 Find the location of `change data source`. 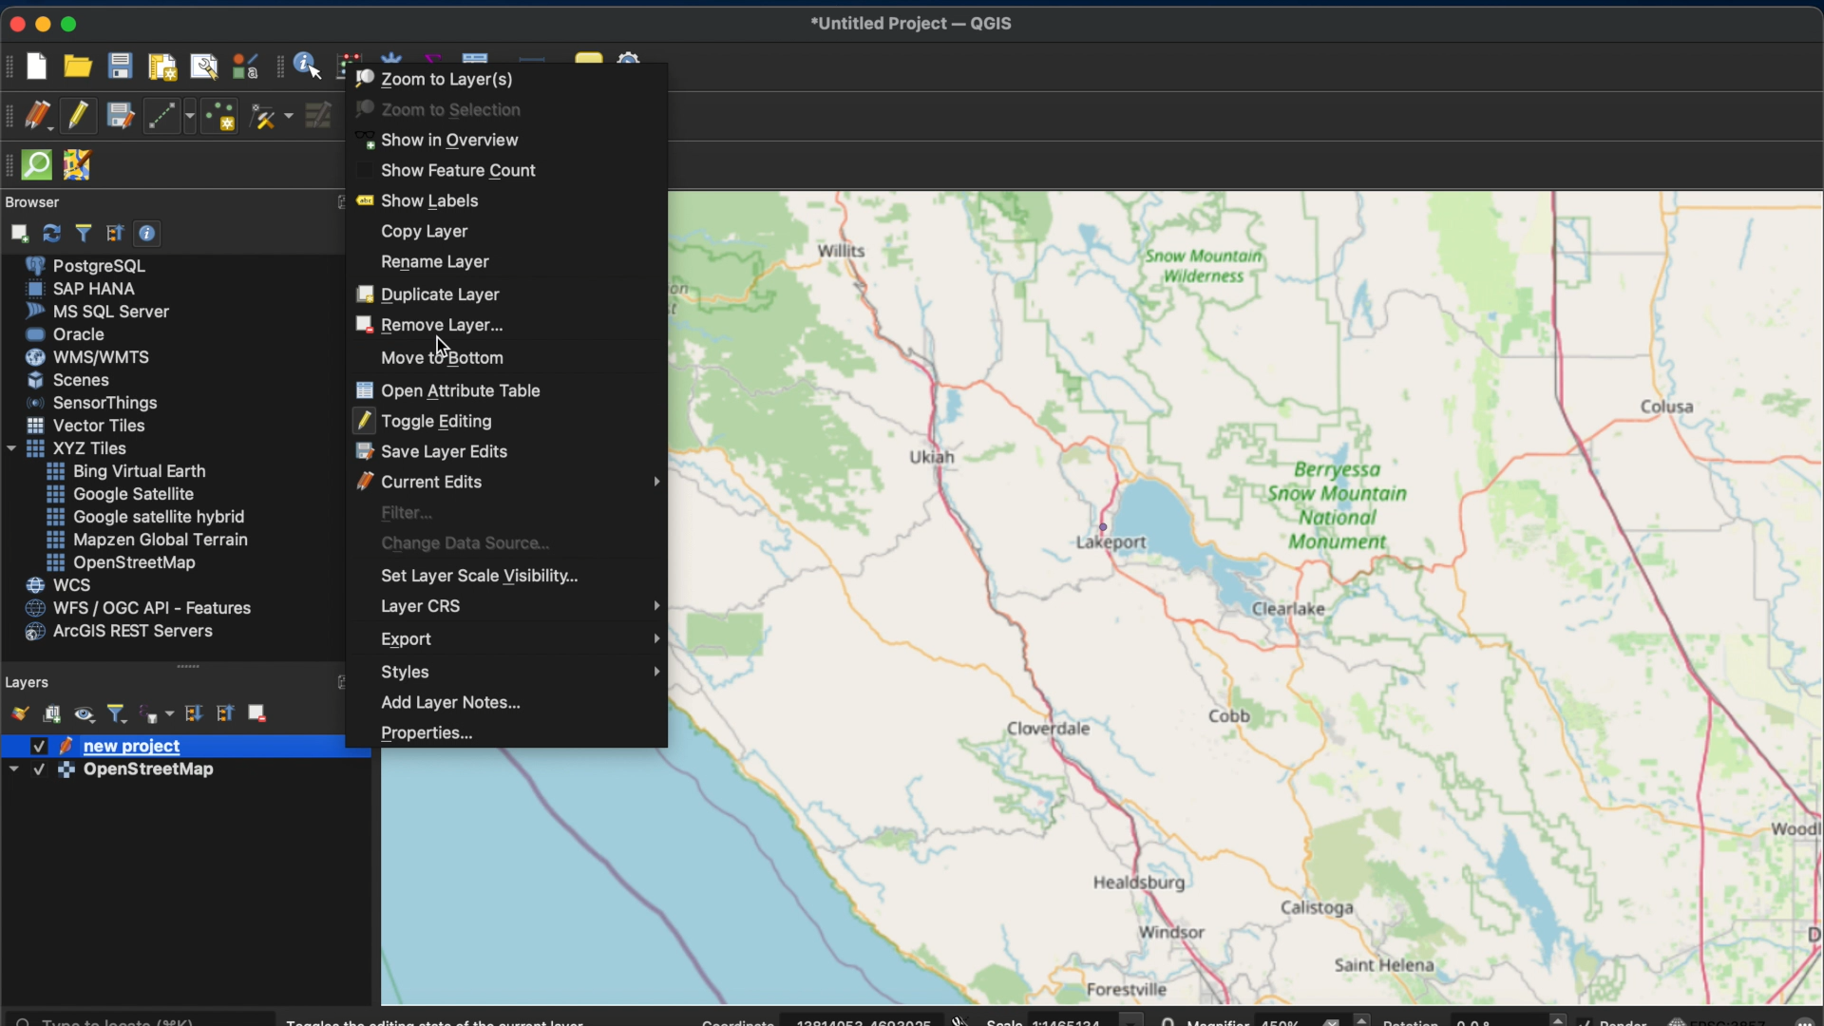

change data source is located at coordinates (460, 541).